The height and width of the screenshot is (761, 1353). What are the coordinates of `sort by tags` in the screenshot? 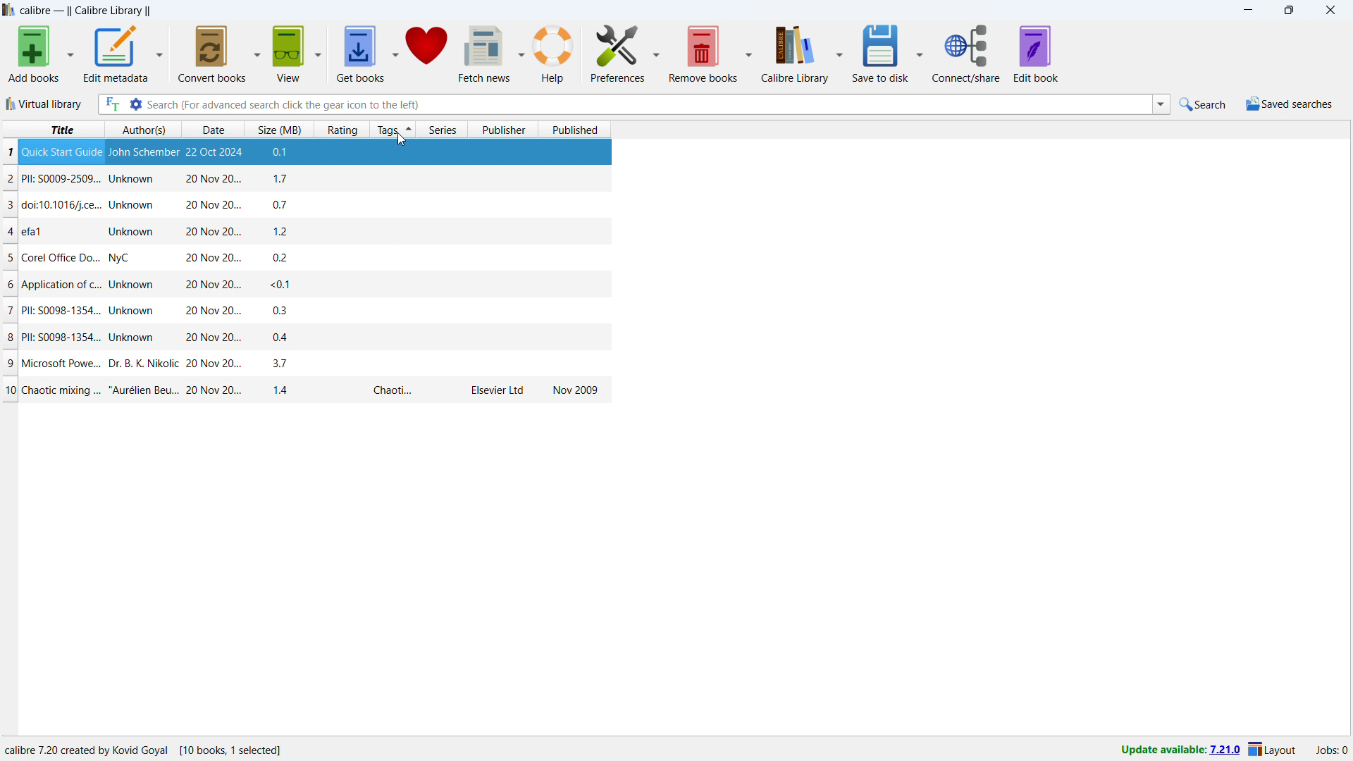 It's located at (386, 130).